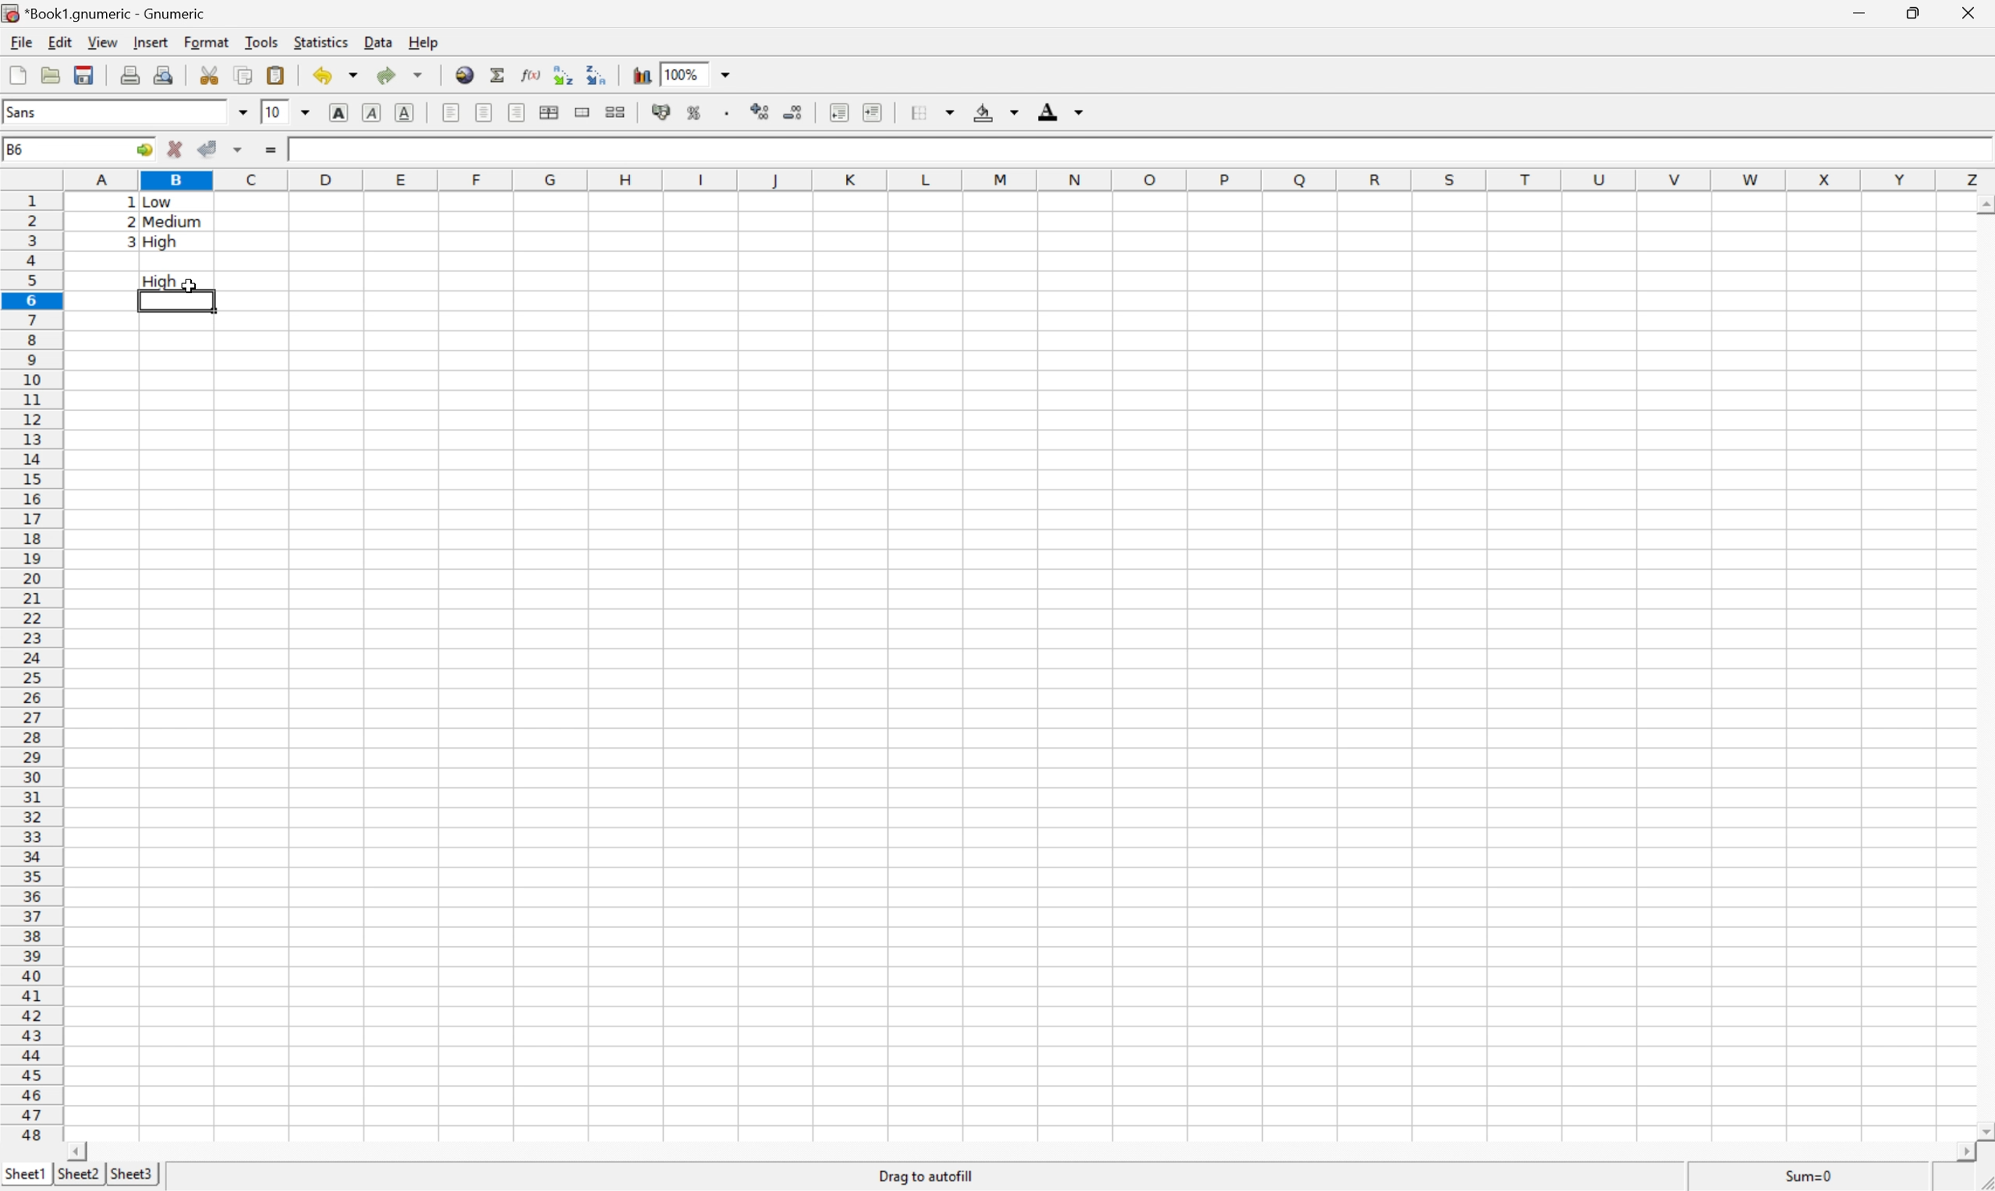 The image size is (1995, 1191). What do you see at coordinates (518, 113) in the screenshot?
I see `Align Right` at bounding box center [518, 113].